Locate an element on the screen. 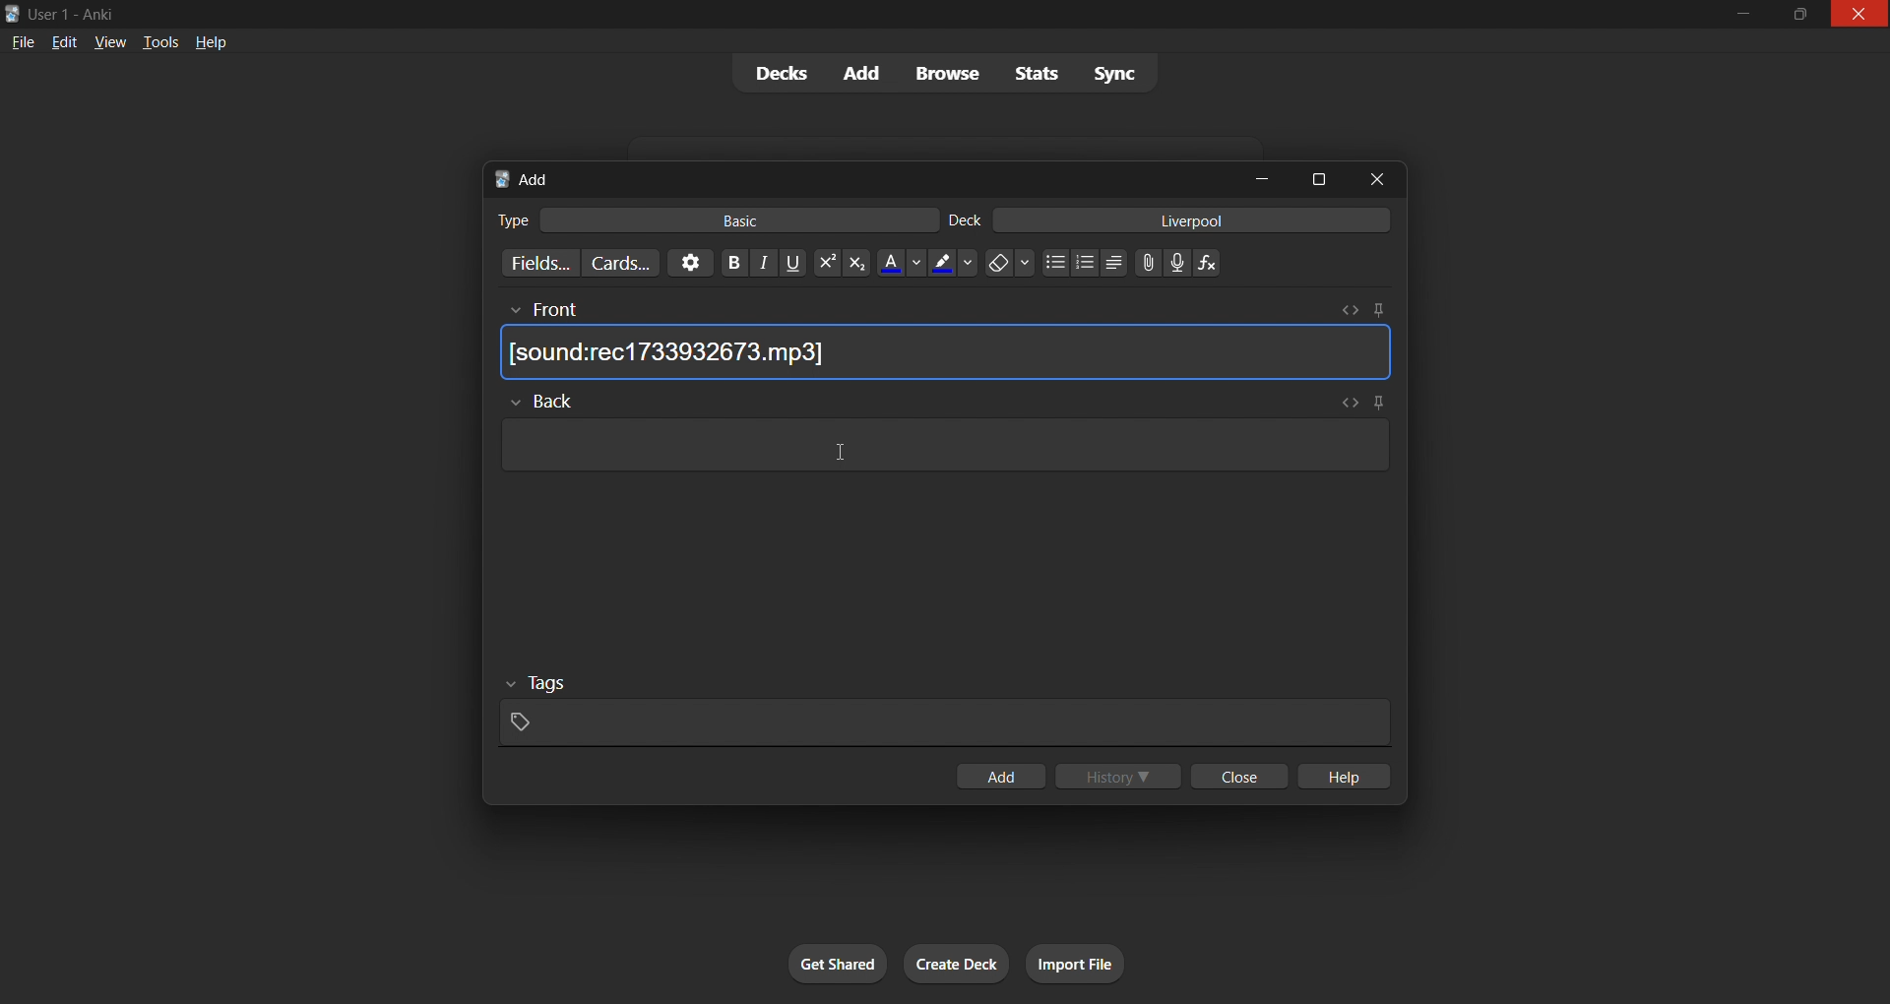 The image size is (1890, 1004). audio file  is located at coordinates (952, 352).